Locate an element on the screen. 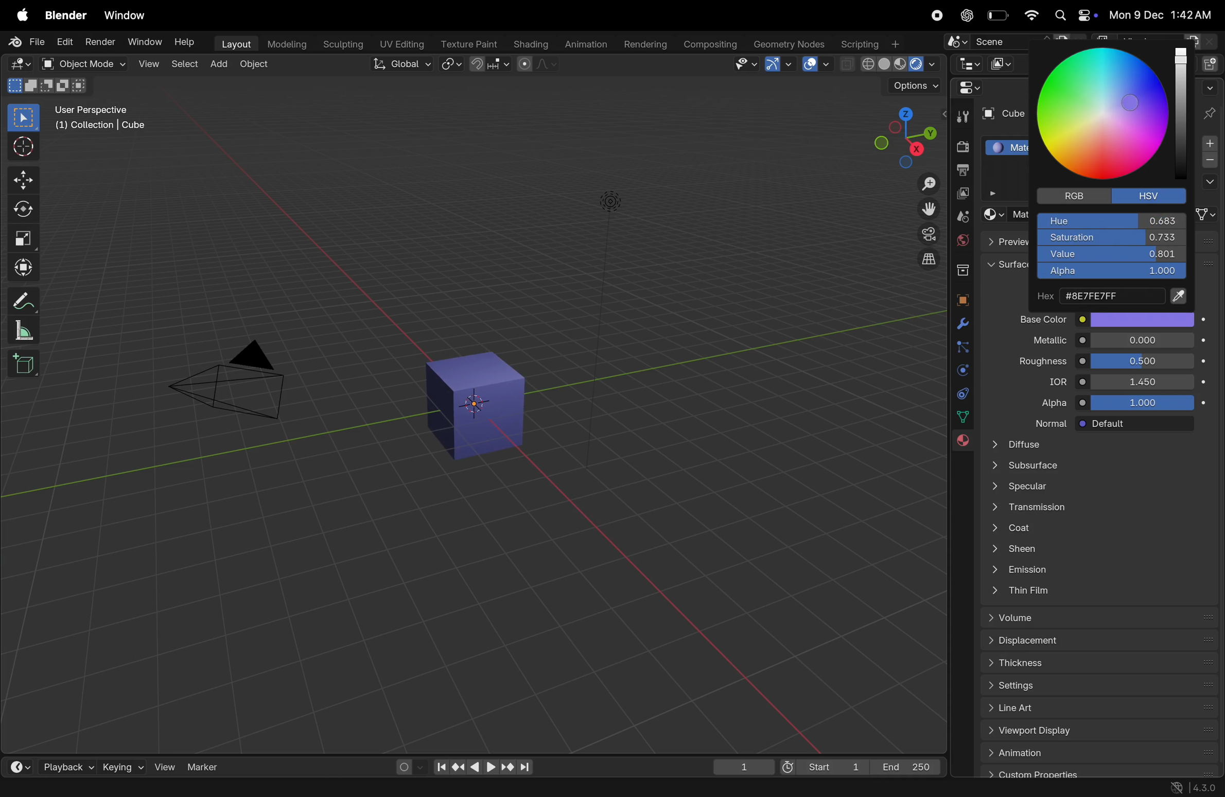 Image resolution: width=1225 pixels, height=797 pixels. view is located at coordinates (159, 766).